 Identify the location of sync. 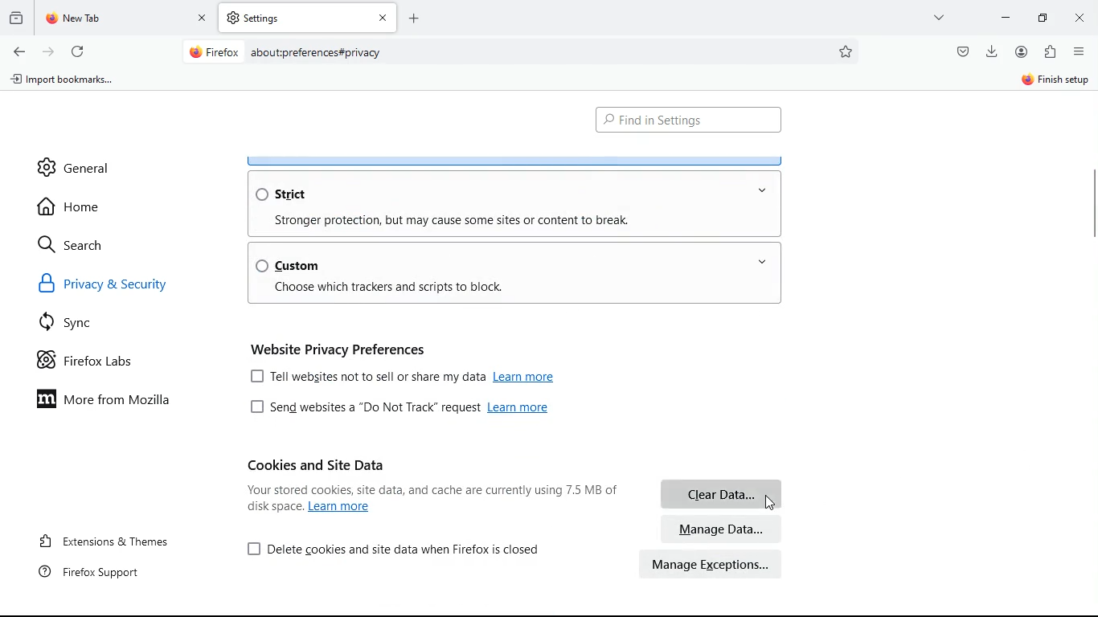
(73, 325).